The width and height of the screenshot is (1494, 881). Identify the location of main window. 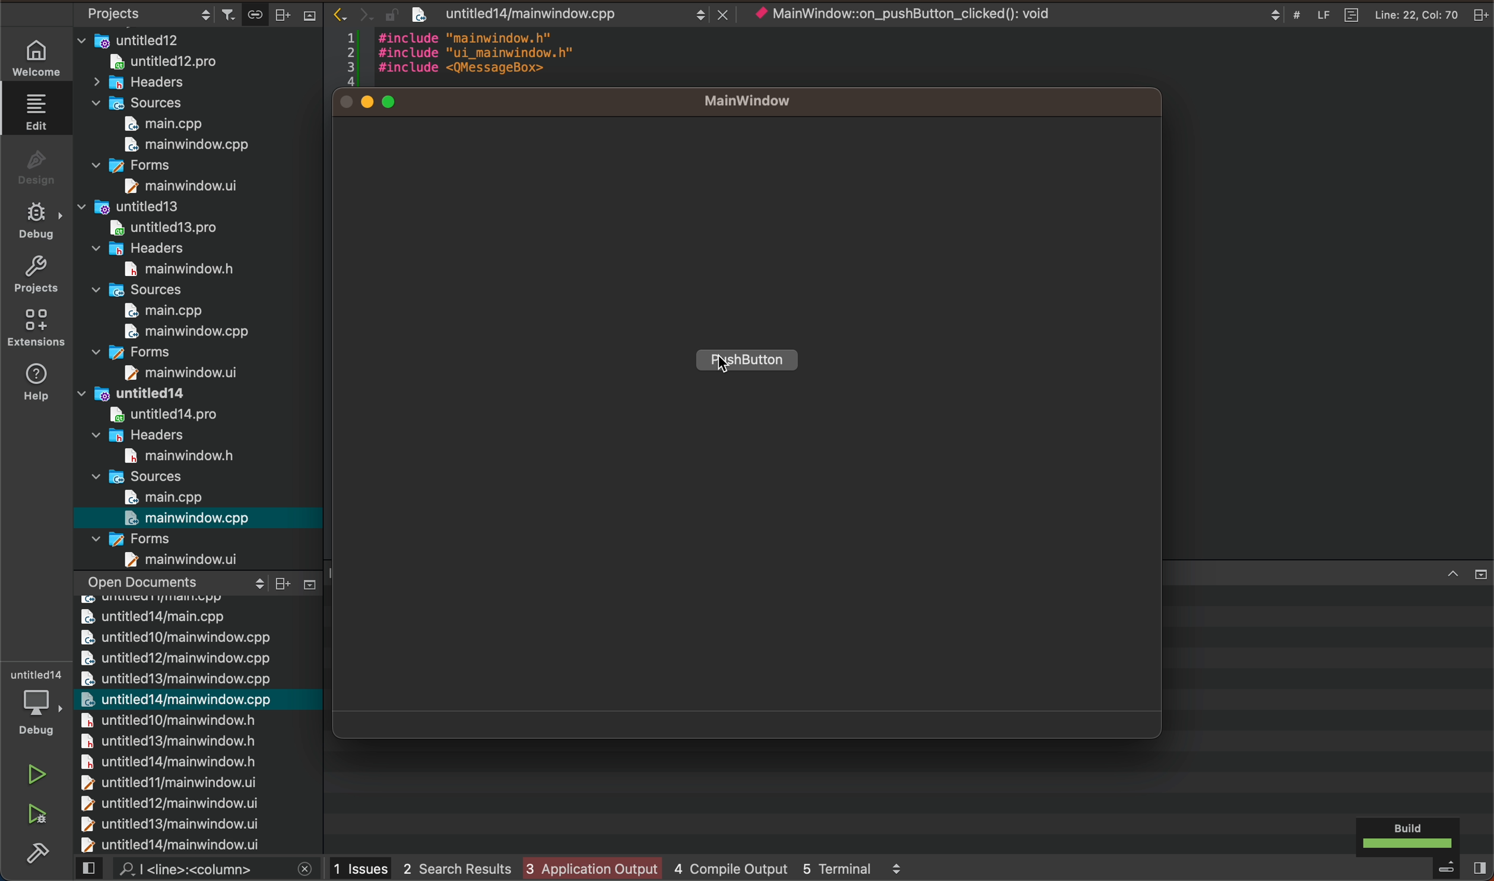
(173, 186).